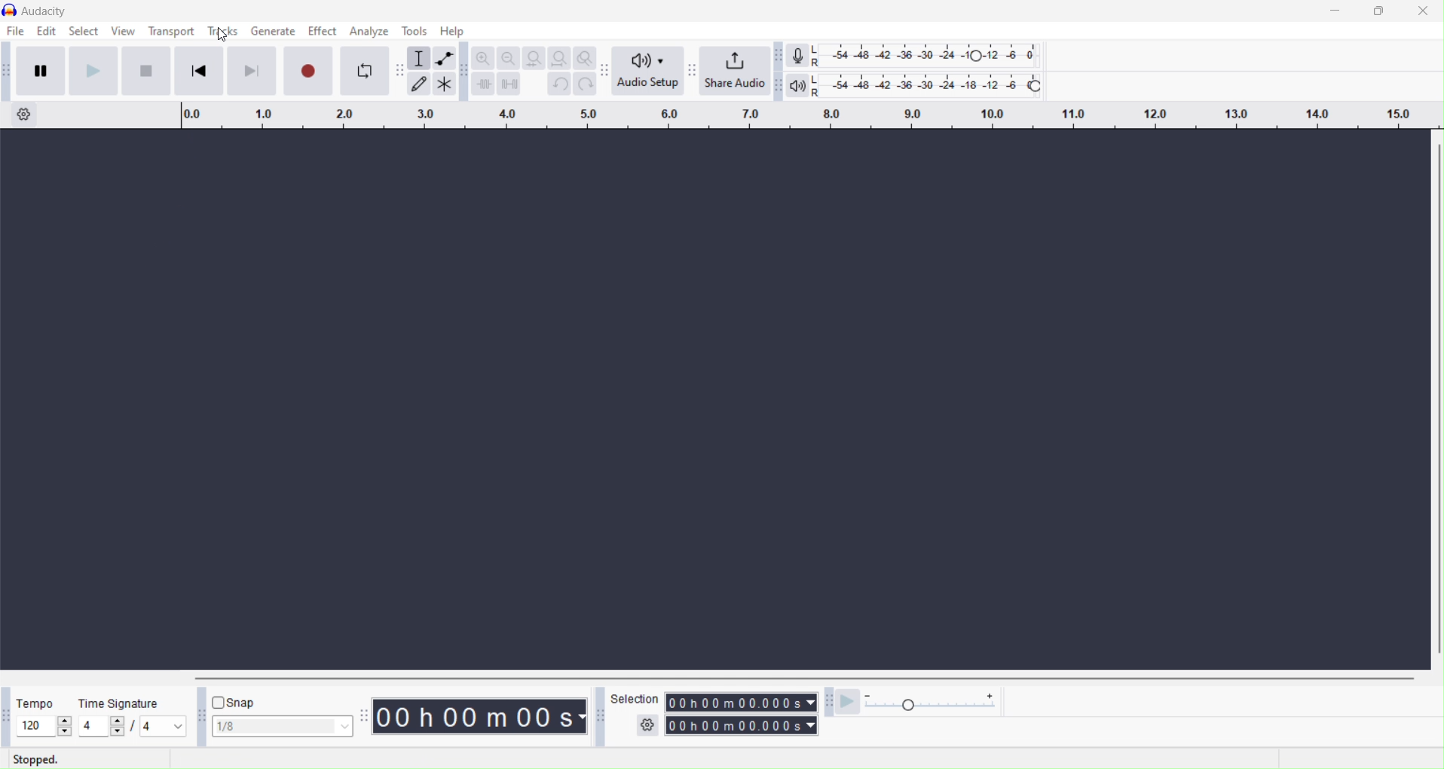  I want to click on Minimize, so click(1337, 11).